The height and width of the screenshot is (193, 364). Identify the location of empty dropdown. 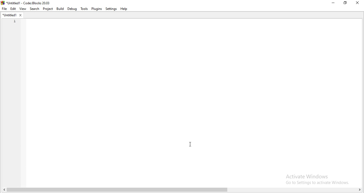
(309, 15).